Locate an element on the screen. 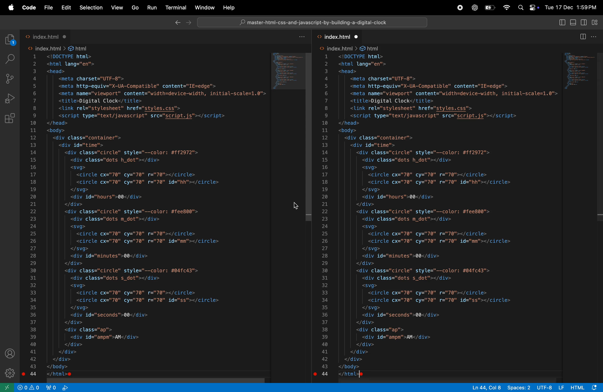 The image size is (603, 392). preview is located at coordinates (286, 72).